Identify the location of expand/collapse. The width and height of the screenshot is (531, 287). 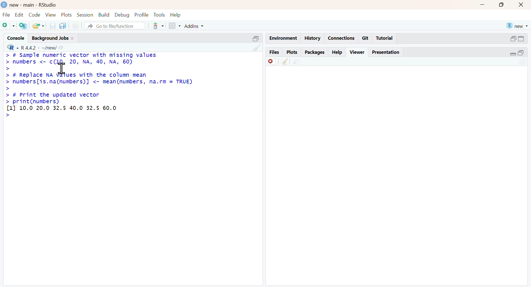
(521, 39).